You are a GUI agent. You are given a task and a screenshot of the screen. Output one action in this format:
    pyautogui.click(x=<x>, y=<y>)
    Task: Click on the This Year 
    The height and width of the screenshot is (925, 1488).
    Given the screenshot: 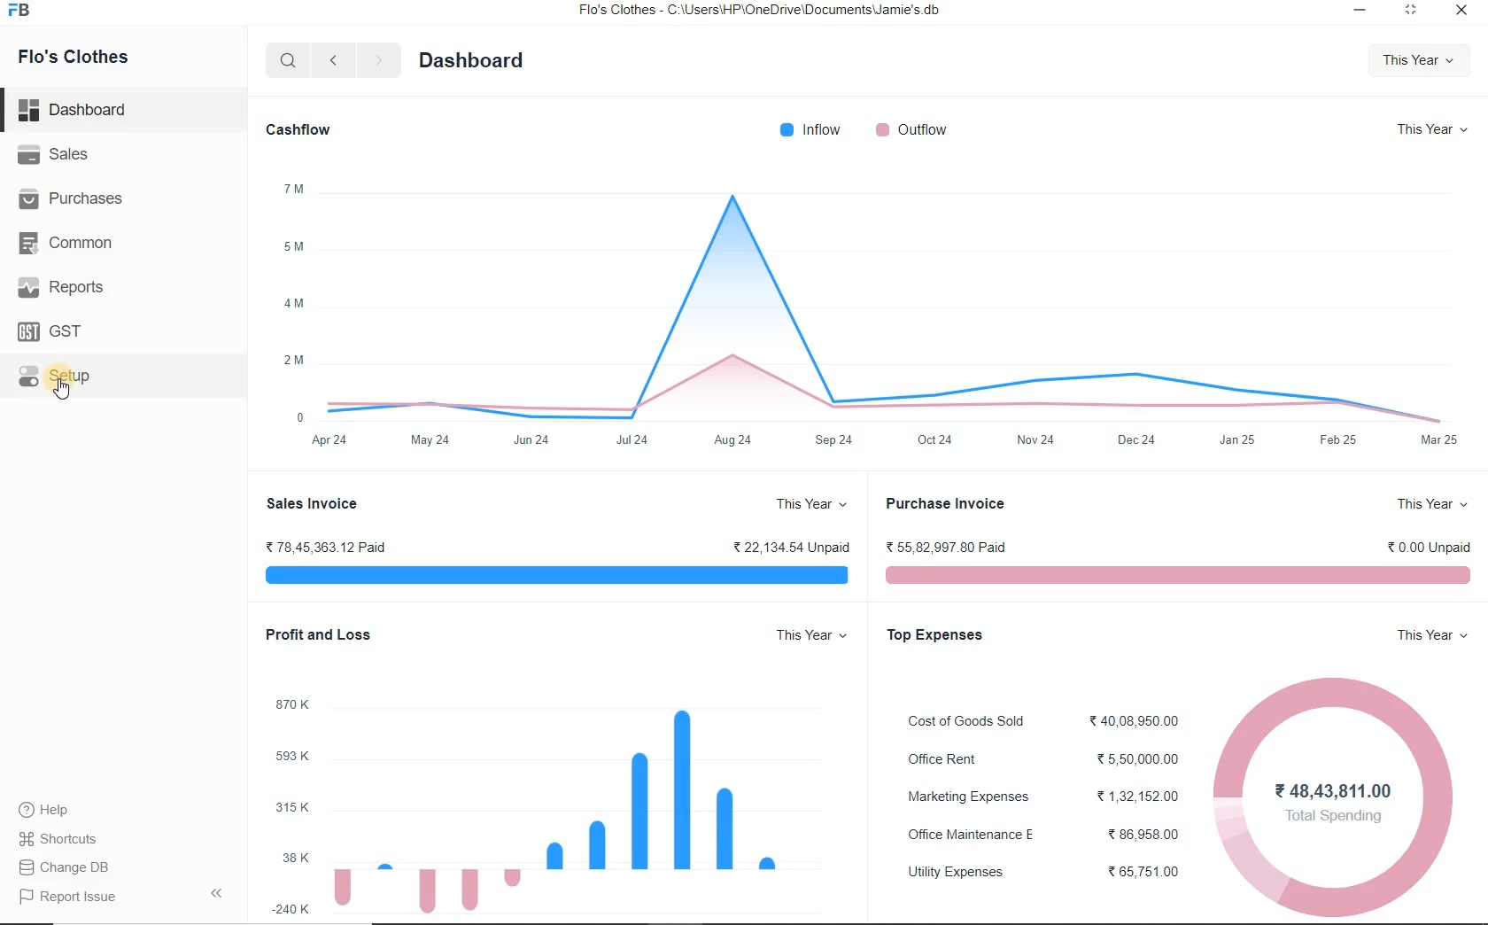 What is the action you would take?
    pyautogui.click(x=811, y=504)
    